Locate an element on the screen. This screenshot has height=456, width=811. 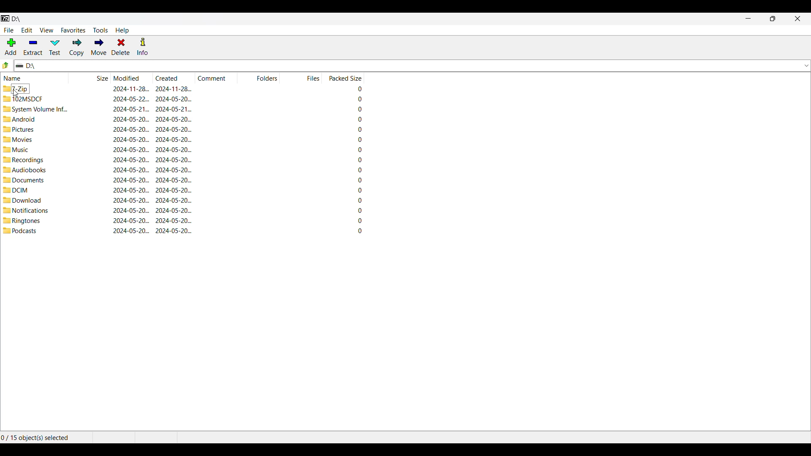
Selected files out of the total number of files in the folder is located at coordinates (37, 437).